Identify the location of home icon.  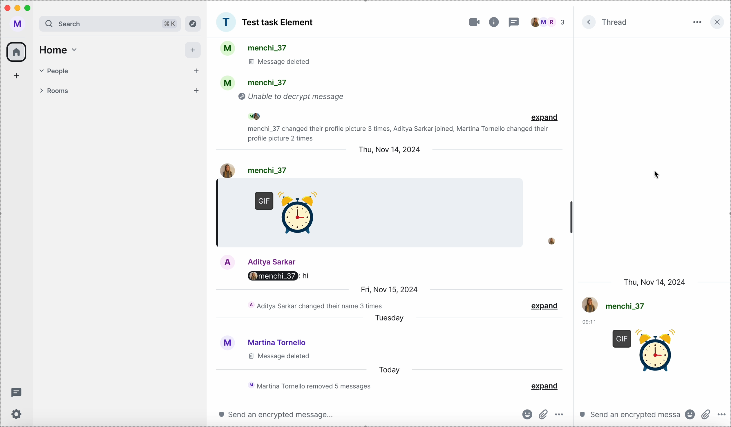
(17, 52).